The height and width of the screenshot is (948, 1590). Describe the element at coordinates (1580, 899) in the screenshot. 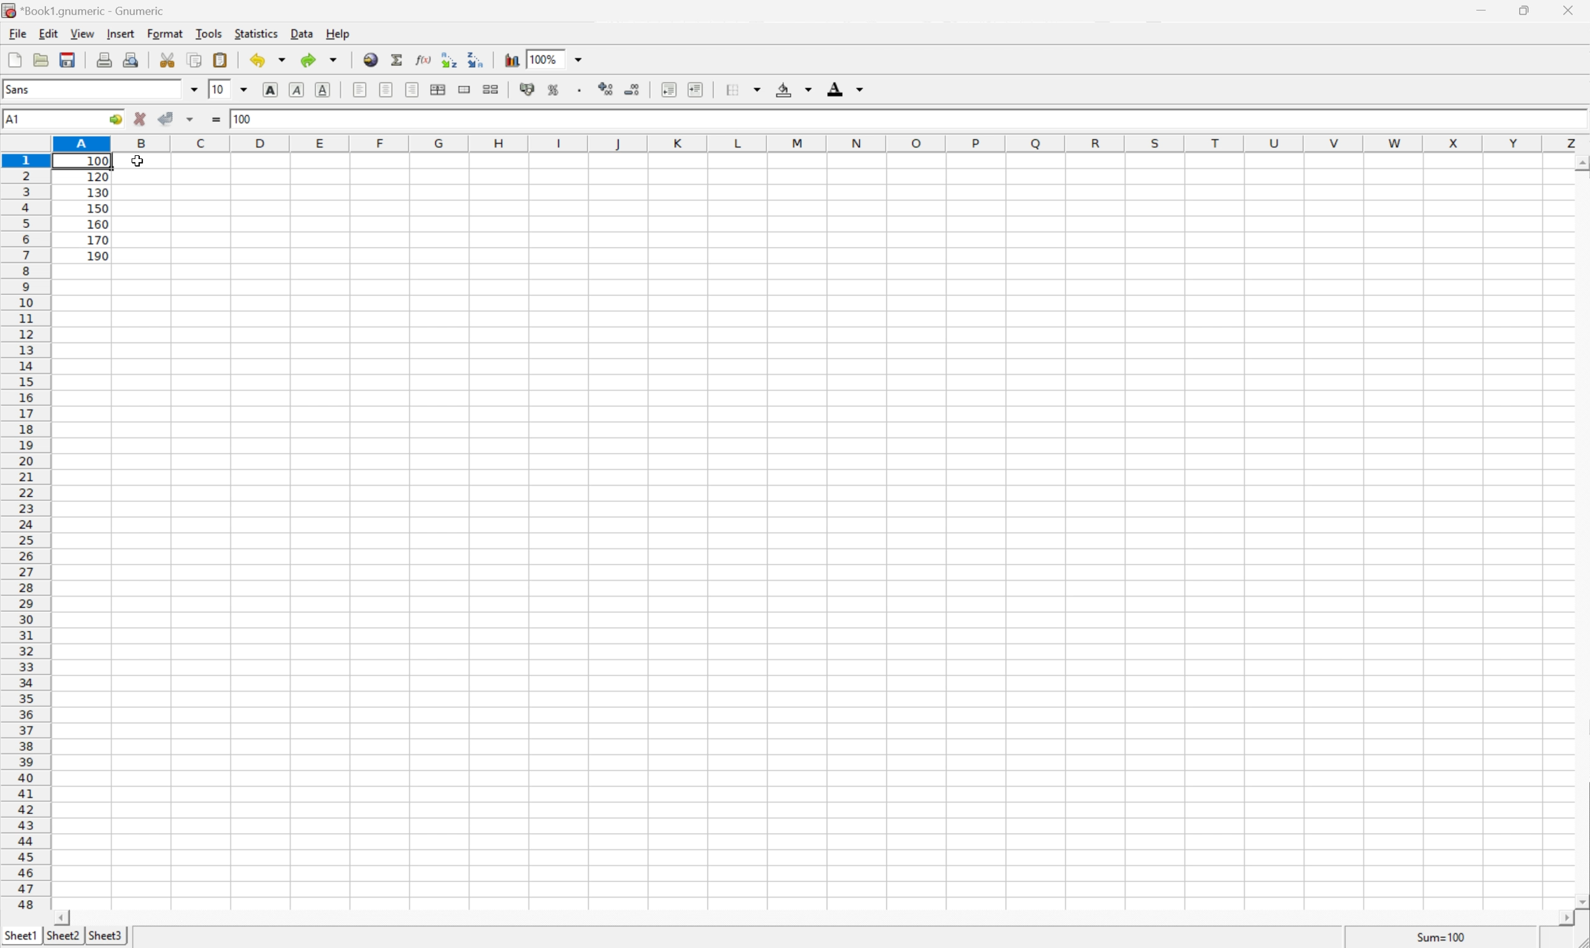

I see `Scroll Down` at that location.